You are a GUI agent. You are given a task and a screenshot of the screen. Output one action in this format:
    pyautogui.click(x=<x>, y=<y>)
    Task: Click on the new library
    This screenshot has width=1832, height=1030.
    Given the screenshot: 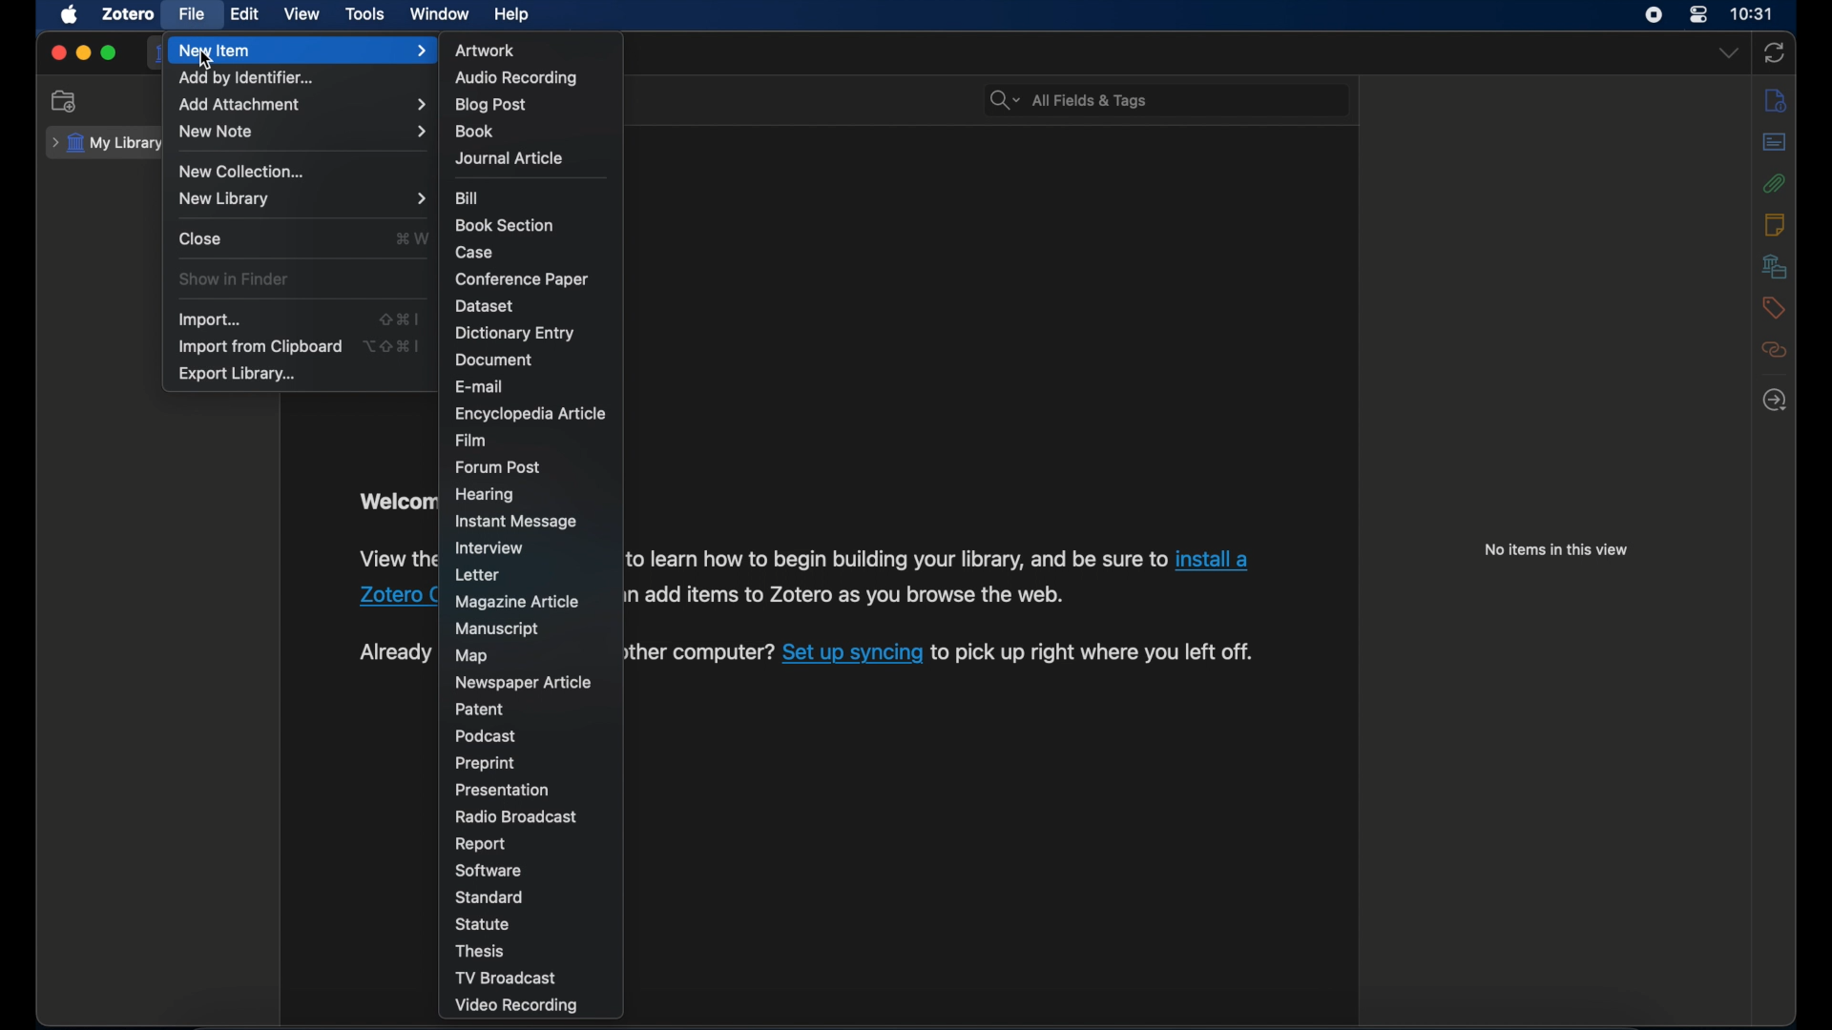 What is the action you would take?
    pyautogui.click(x=305, y=198)
    